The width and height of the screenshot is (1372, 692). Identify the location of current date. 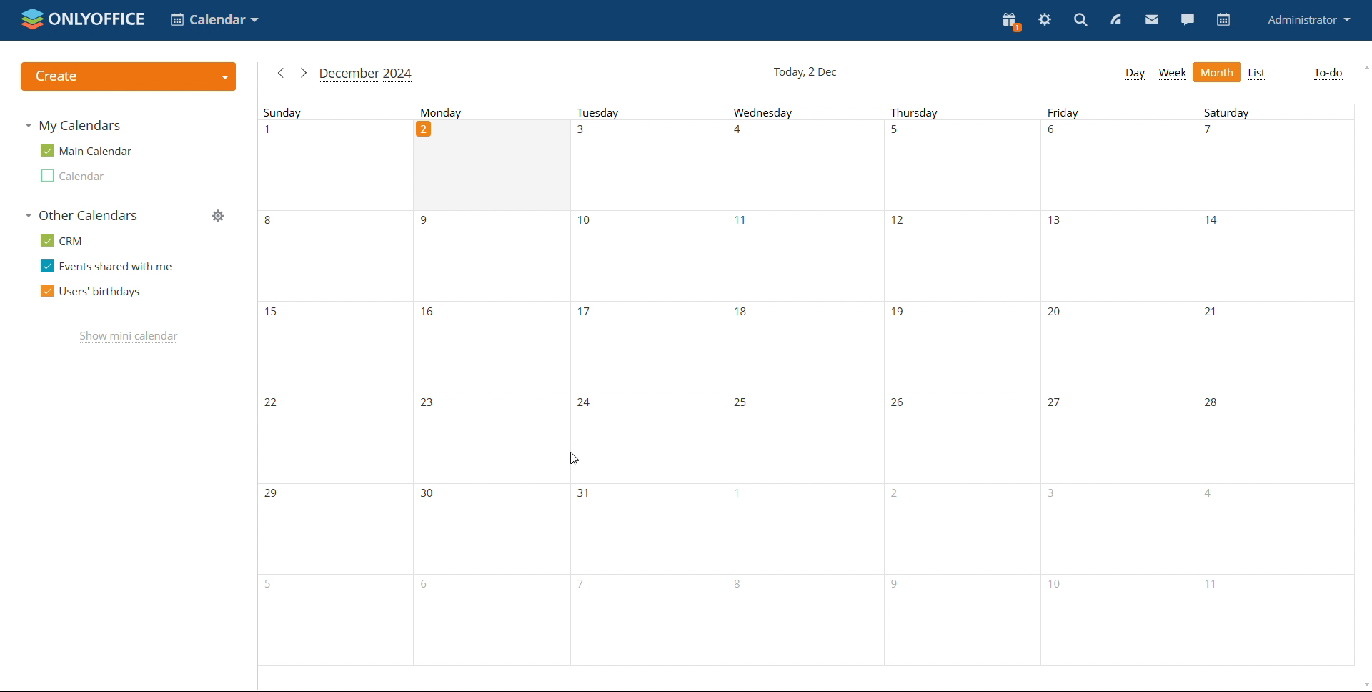
(806, 73).